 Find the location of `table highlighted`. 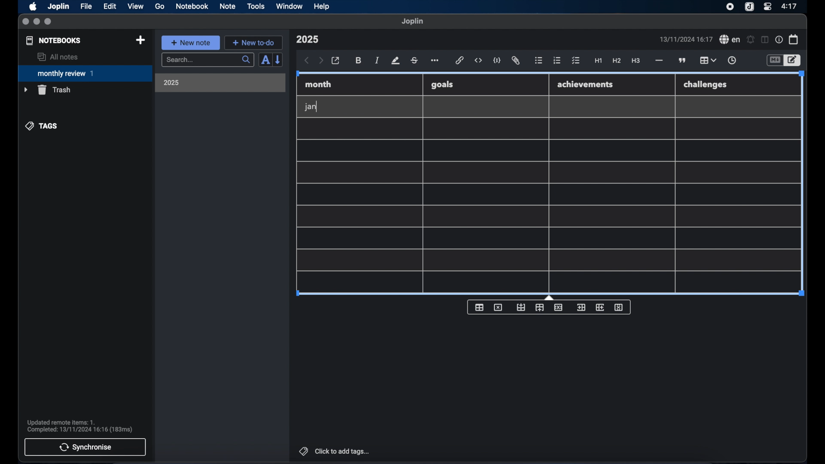

table highlighted is located at coordinates (707, 60).